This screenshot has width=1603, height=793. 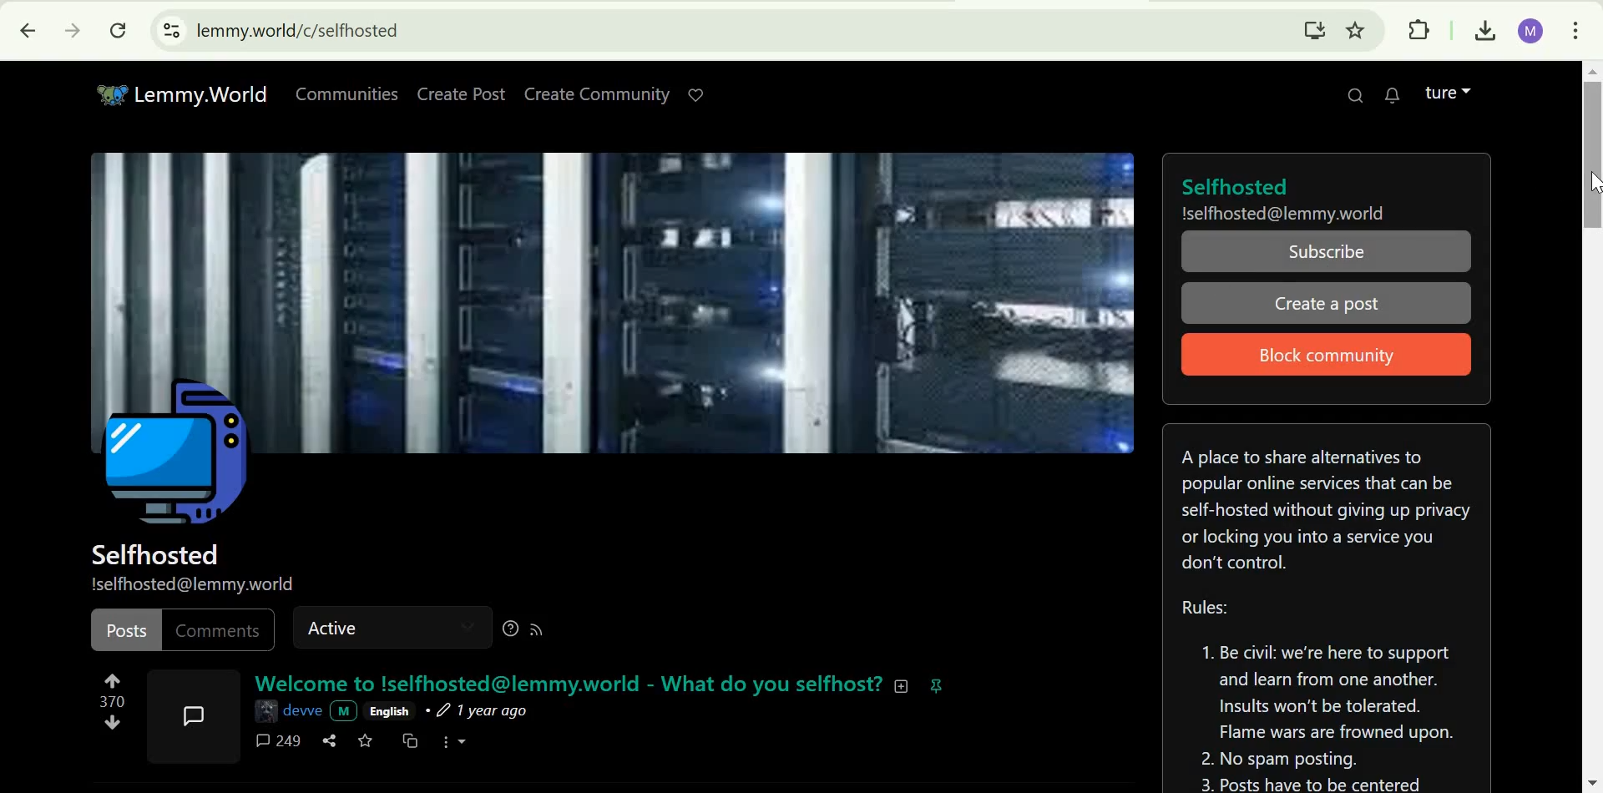 What do you see at coordinates (1590, 427) in the screenshot?
I see `Scrollbar` at bounding box center [1590, 427].